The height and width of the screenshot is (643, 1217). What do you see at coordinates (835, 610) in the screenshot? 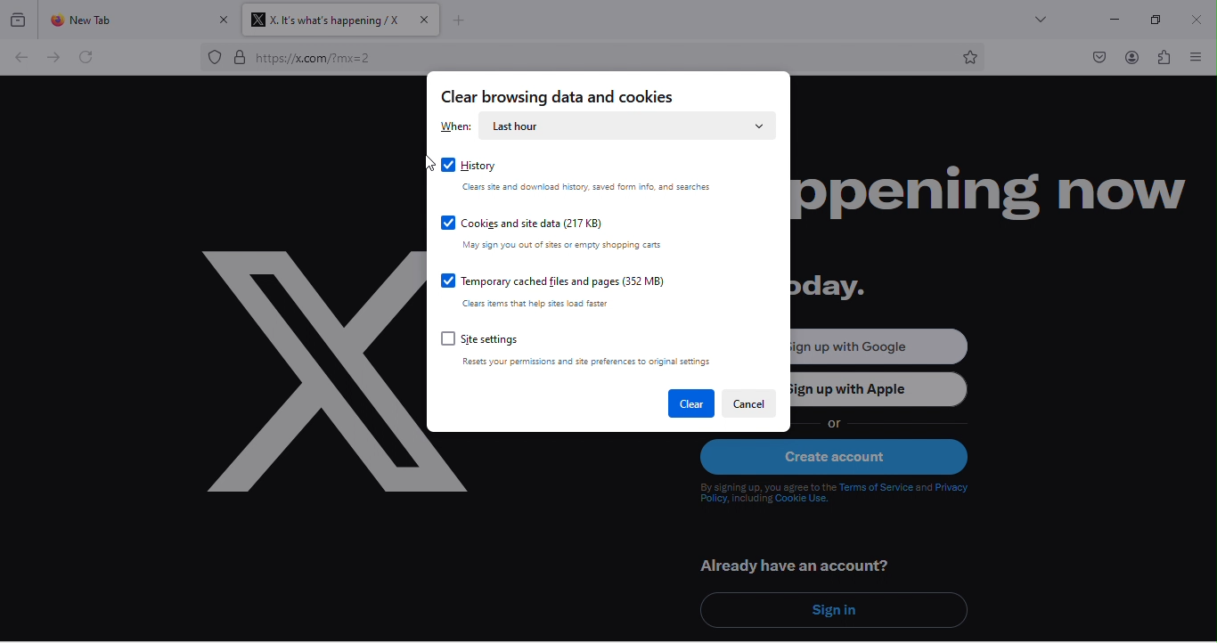
I see `sign in` at bounding box center [835, 610].